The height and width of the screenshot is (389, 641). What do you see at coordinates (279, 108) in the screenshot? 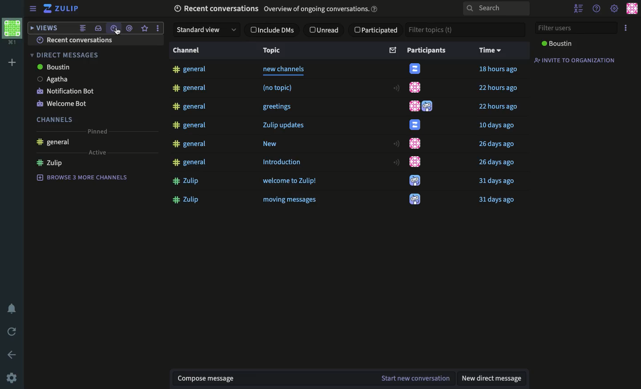
I see `greetings` at bounding box center [279, 108].